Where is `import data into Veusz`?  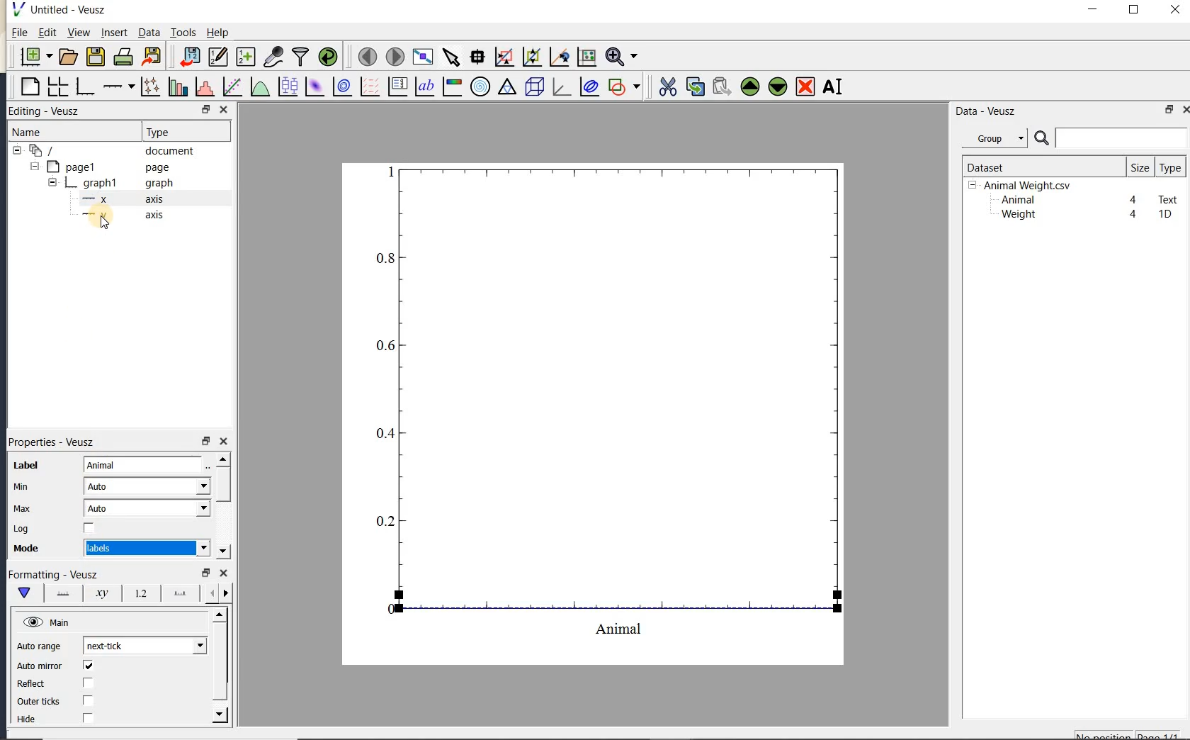
import data into Veusz is located at coordinates (190, 57).